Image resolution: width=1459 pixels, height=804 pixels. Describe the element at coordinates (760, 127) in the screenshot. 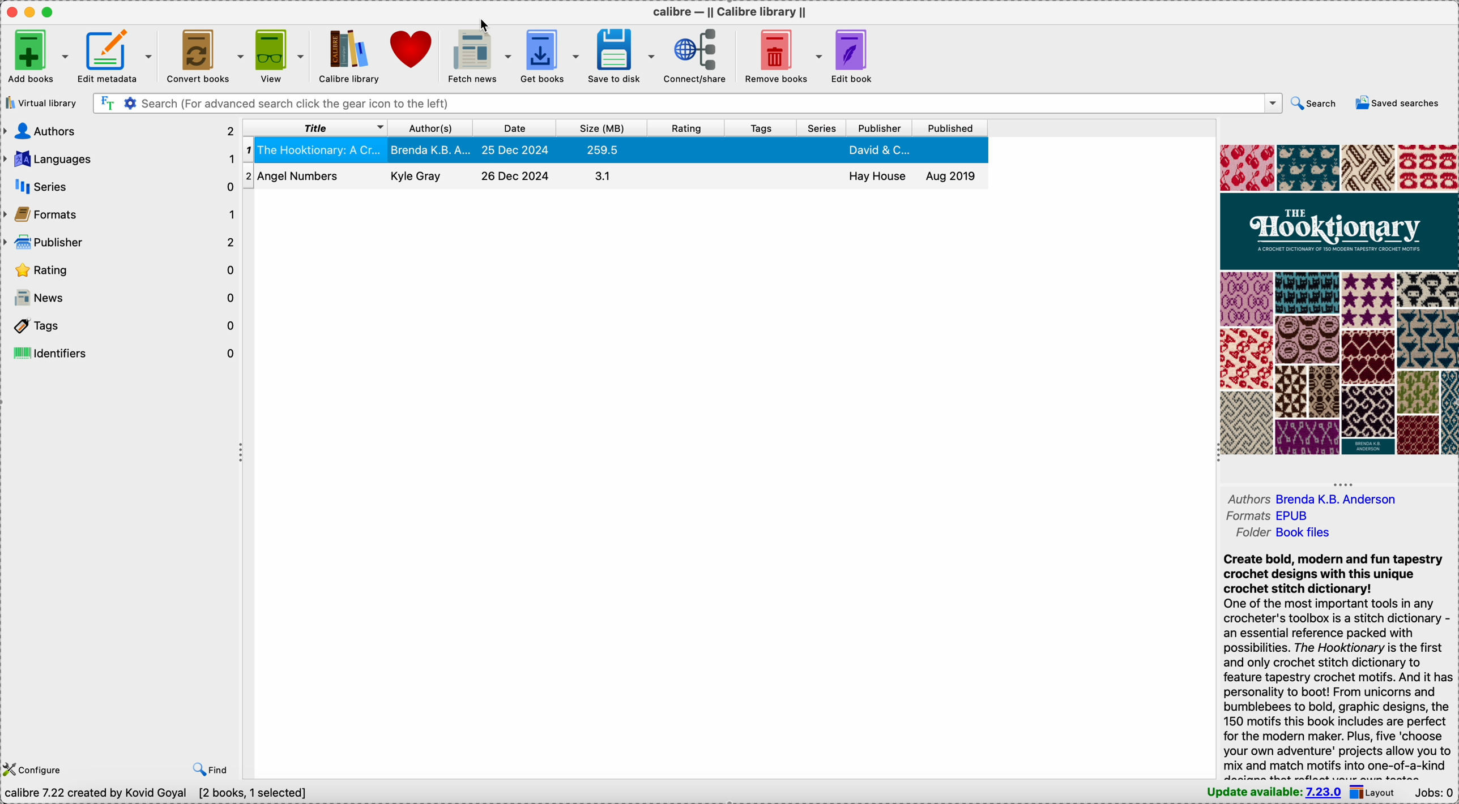

I see `tags` at that location.